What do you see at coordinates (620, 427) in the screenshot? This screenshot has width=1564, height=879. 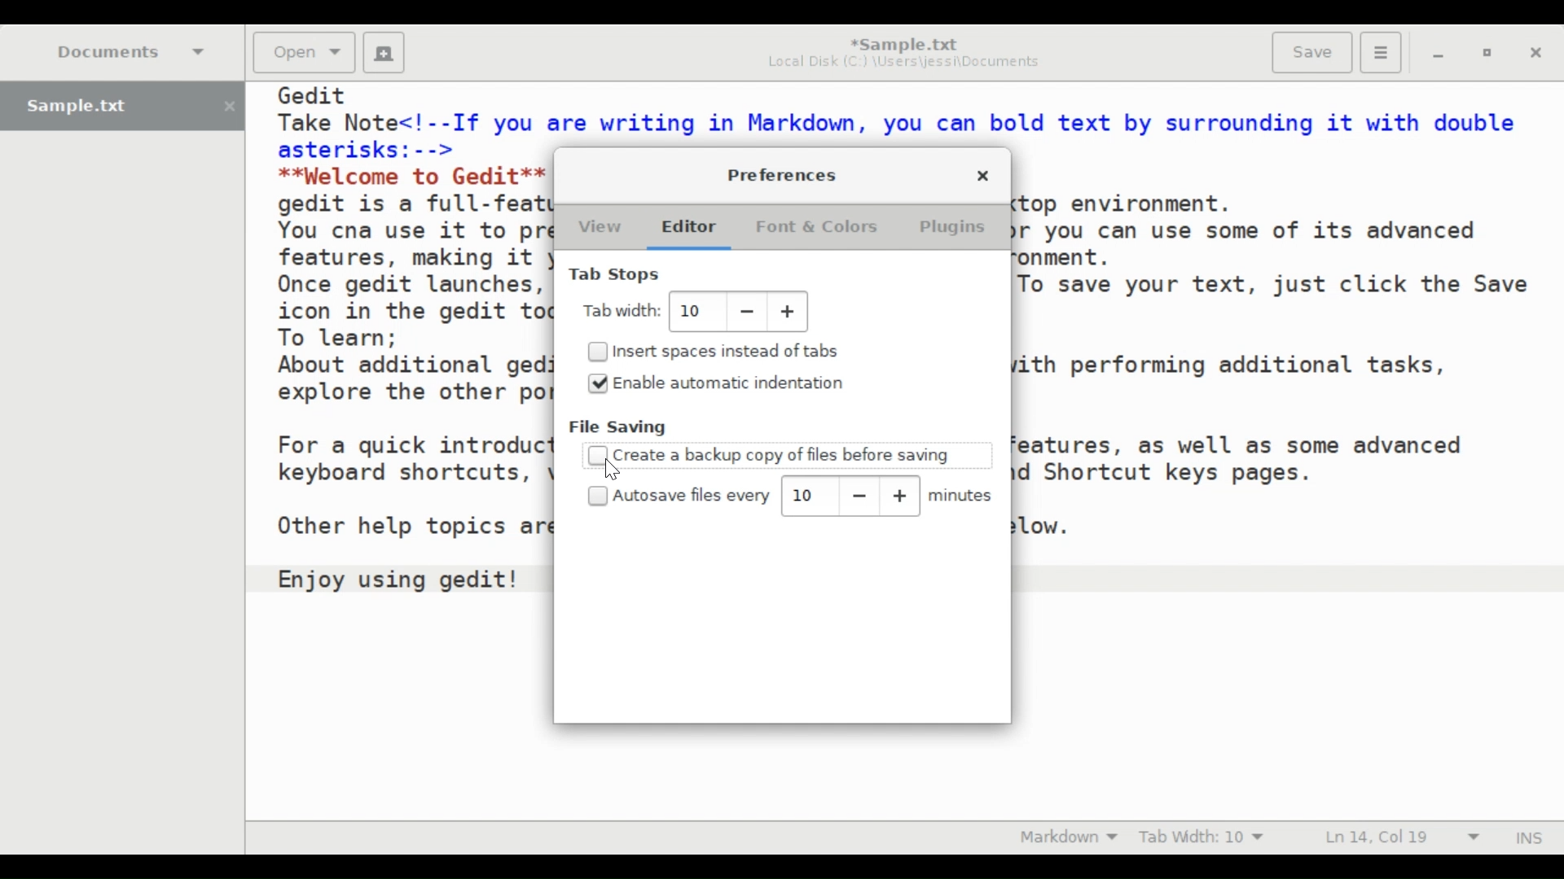 I see `File Saving` at bounding box center [620, 427].